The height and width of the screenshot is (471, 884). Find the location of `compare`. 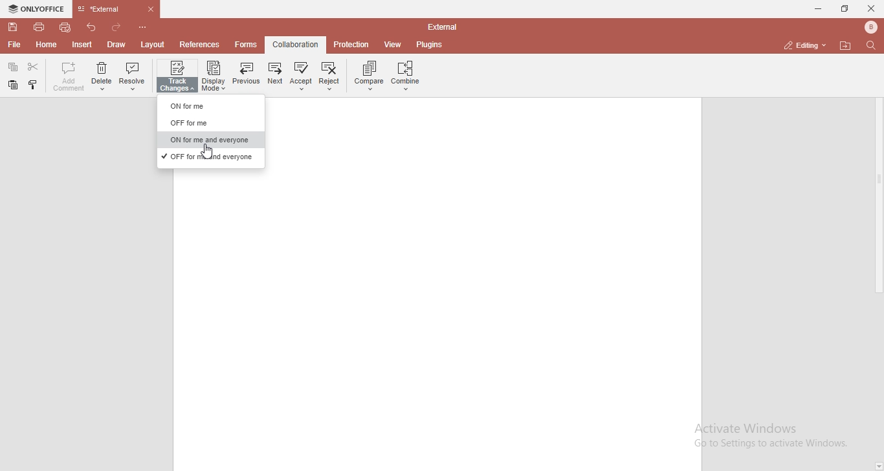

compare is located at coordinates (367, 75).